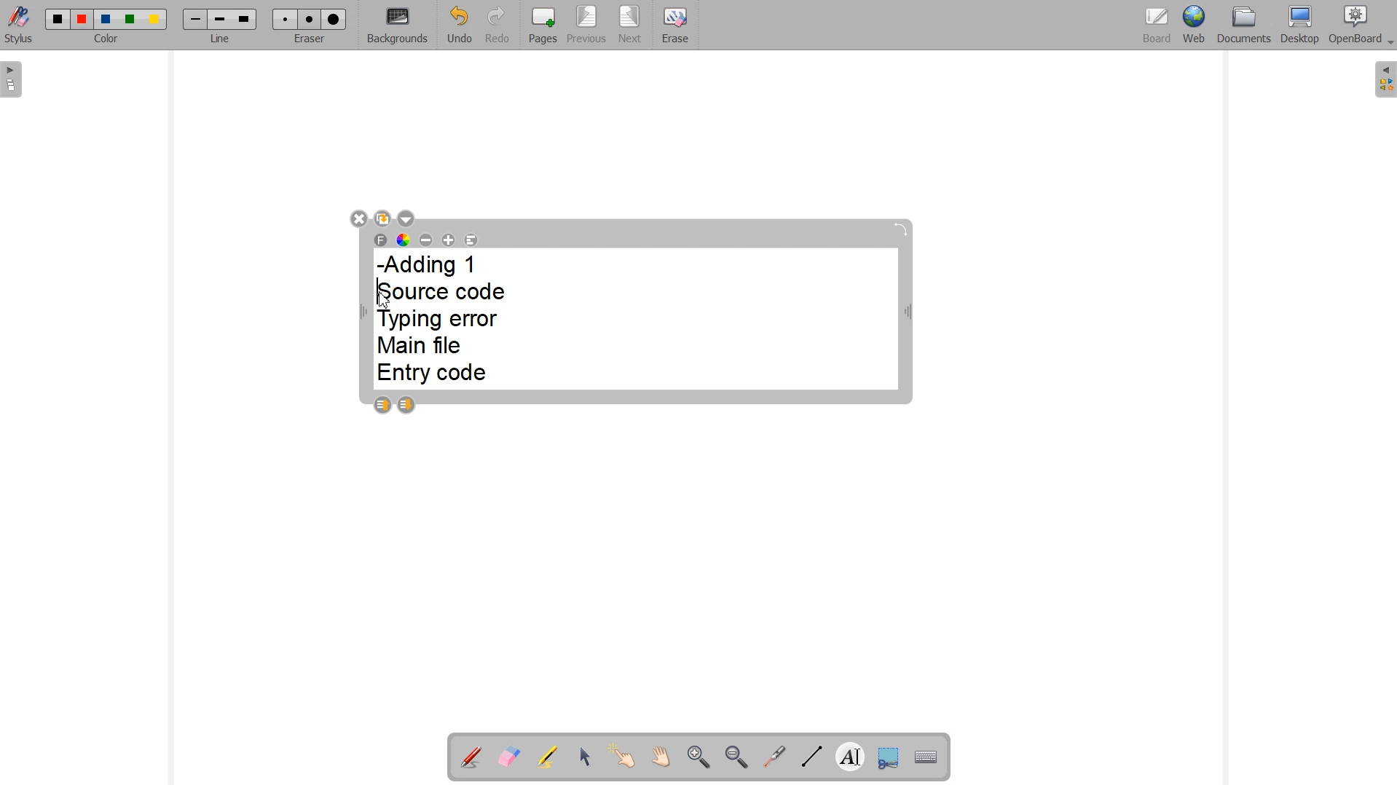  I want to click on Color 2, so click(83, 20).